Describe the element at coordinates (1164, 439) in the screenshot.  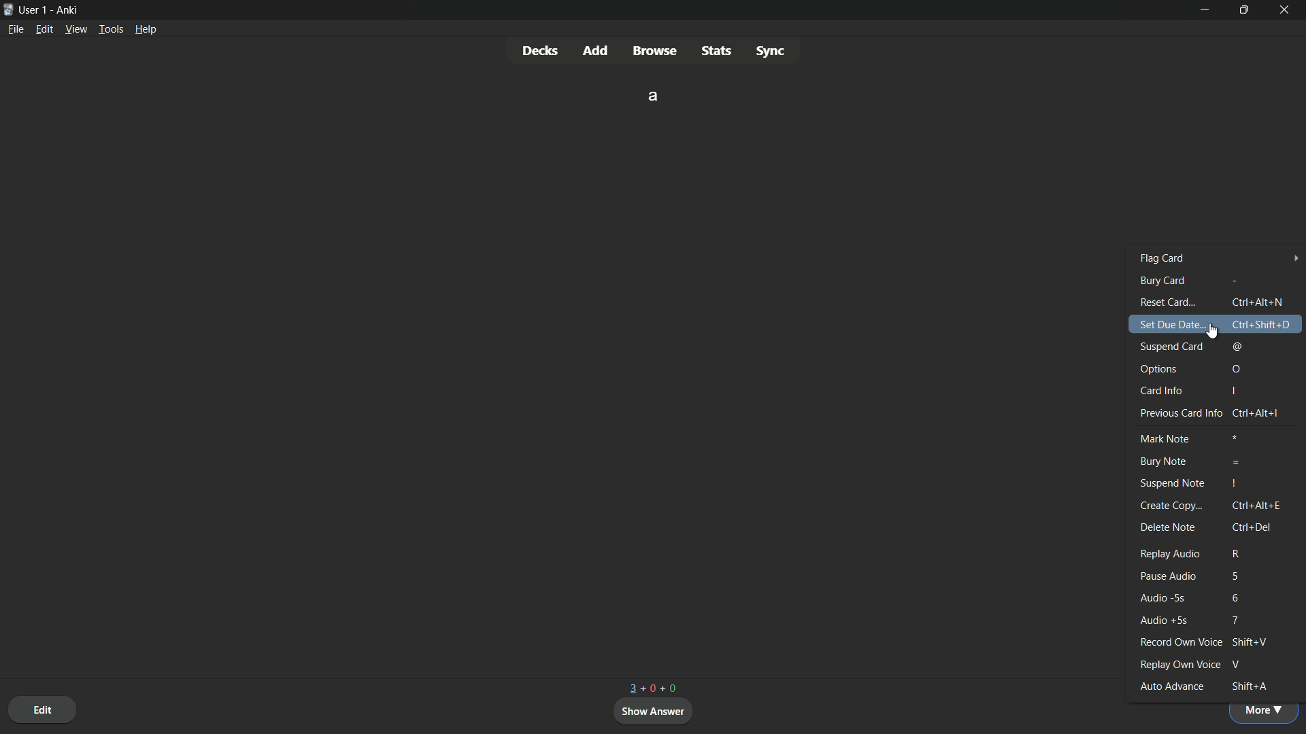
I see `mark note` at that location.